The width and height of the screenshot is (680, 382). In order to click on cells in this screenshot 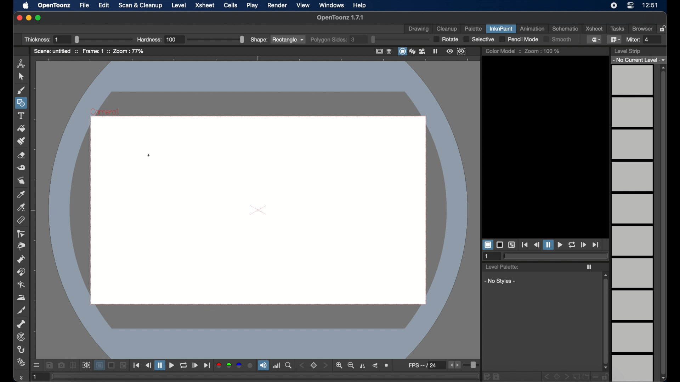, I will do `click(230, 5)`.